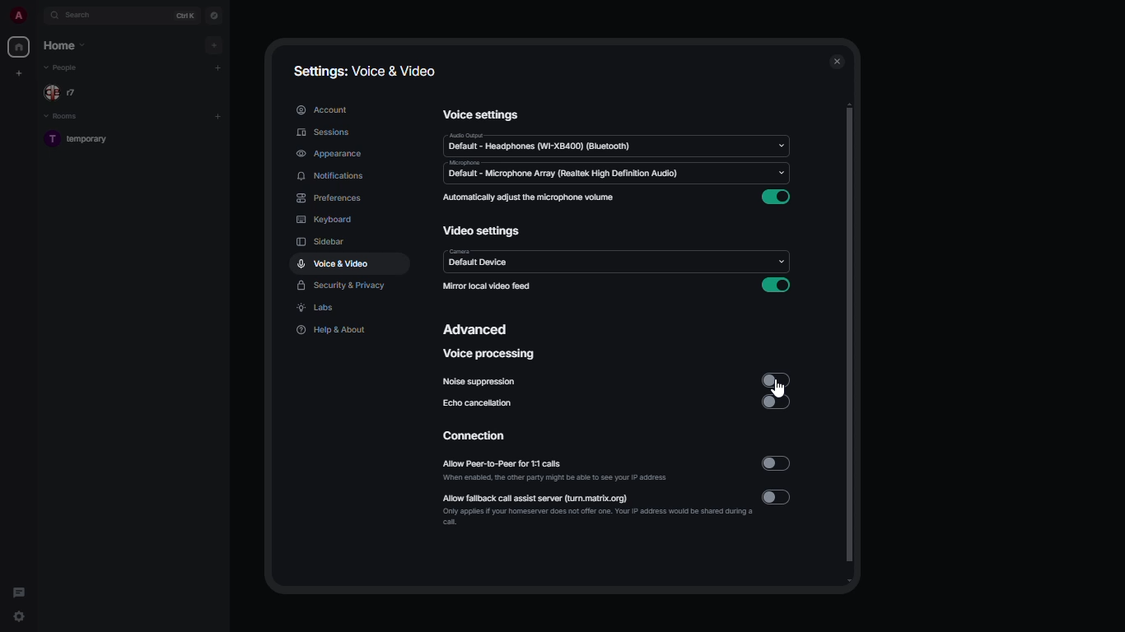  I want to click on connection, so click(473, 435).